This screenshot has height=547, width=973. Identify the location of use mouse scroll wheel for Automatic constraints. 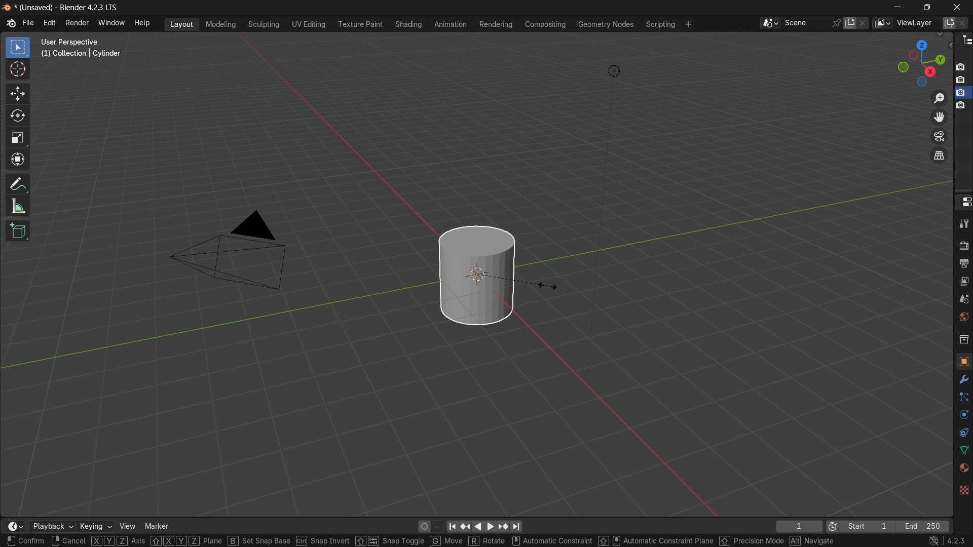
(552, 541).